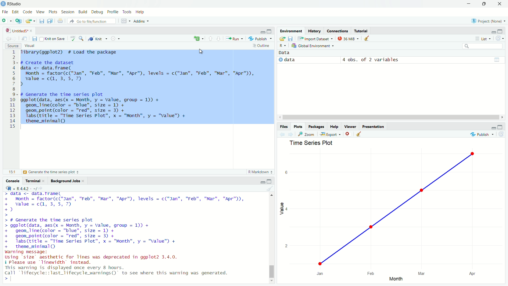  Describe the element at coordinates (5, 214) in the screenshot. I see `prompt cursor` at that location.